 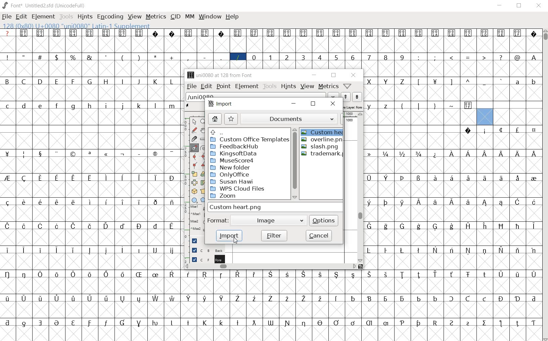 I want to click on glyph, so click(x=452, y=154).